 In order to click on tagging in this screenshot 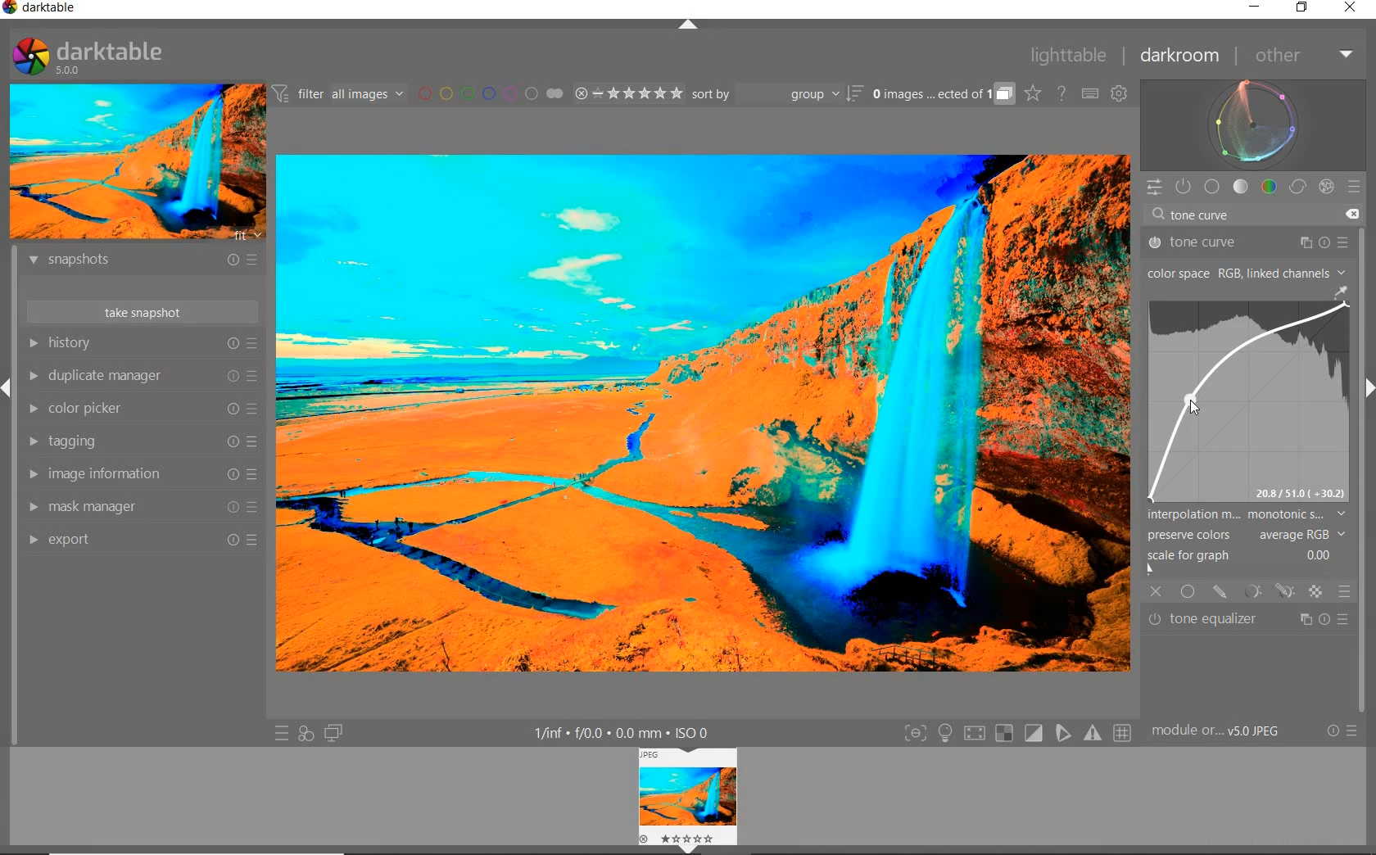, I will do `click(142, 441)`.